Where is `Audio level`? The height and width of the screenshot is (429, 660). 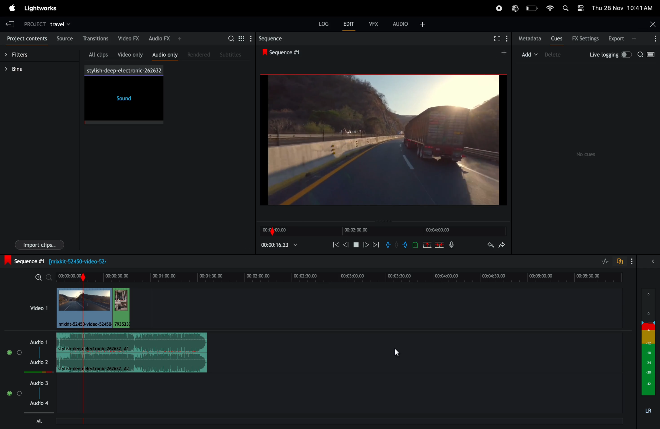
Audio level is located at coordinates (34, 371).